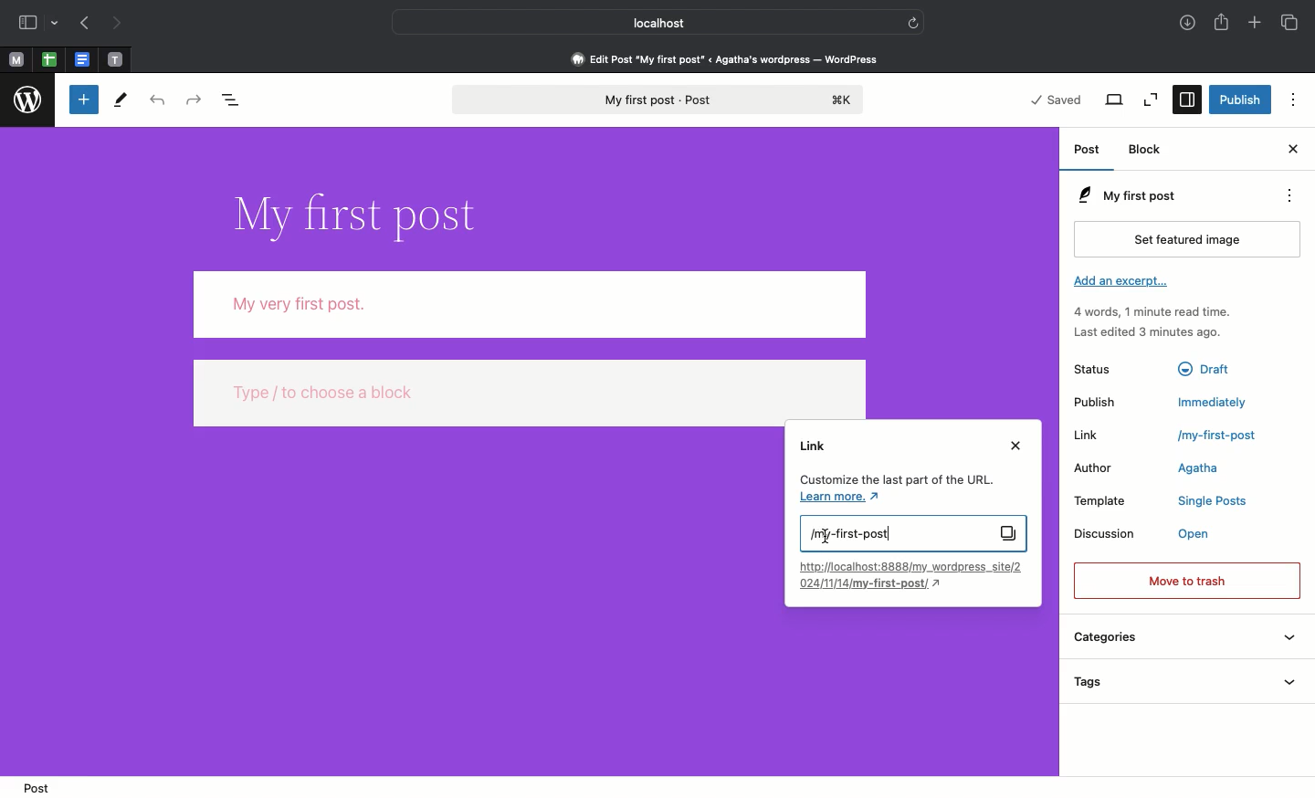  Describe the element at coordinates (1184, 638) in the screenshot. I see `Categories` at that location.